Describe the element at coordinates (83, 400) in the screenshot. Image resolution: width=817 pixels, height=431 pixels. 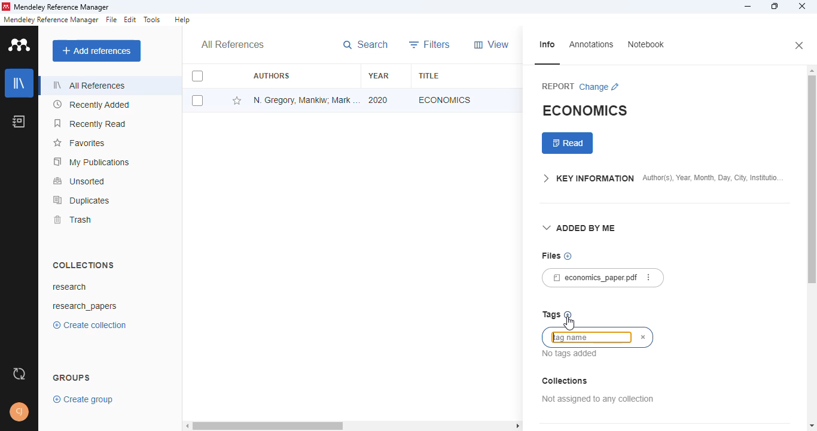
I see `create group` at that location.